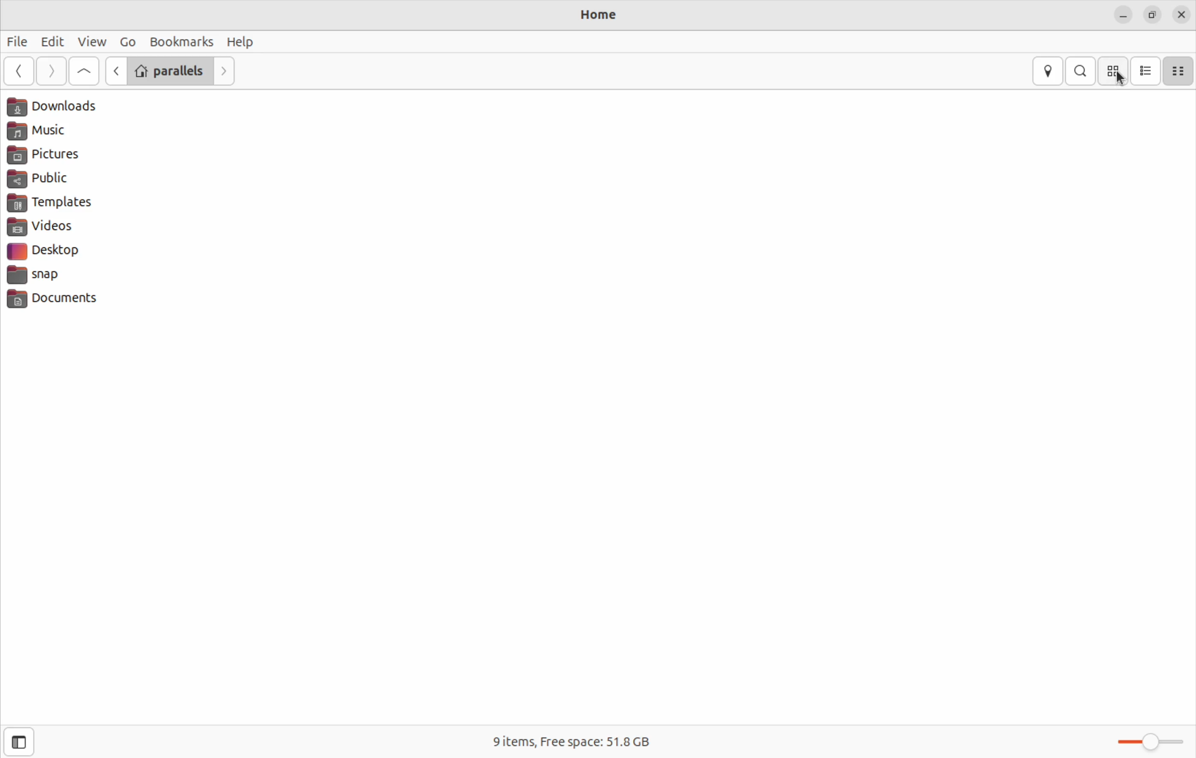 The image size is (1196, 758). I want to click on parallels, so click(168, 69).